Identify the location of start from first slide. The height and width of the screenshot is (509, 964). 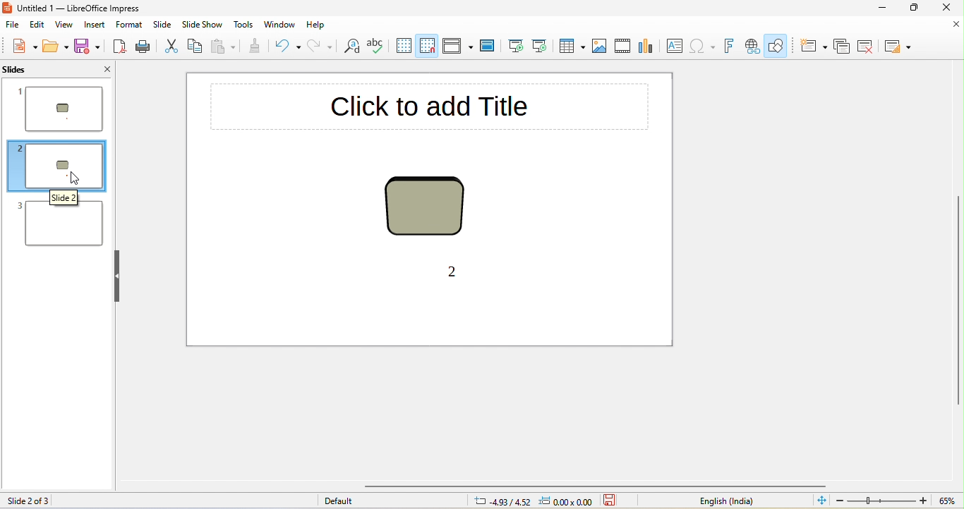
(517, 46).